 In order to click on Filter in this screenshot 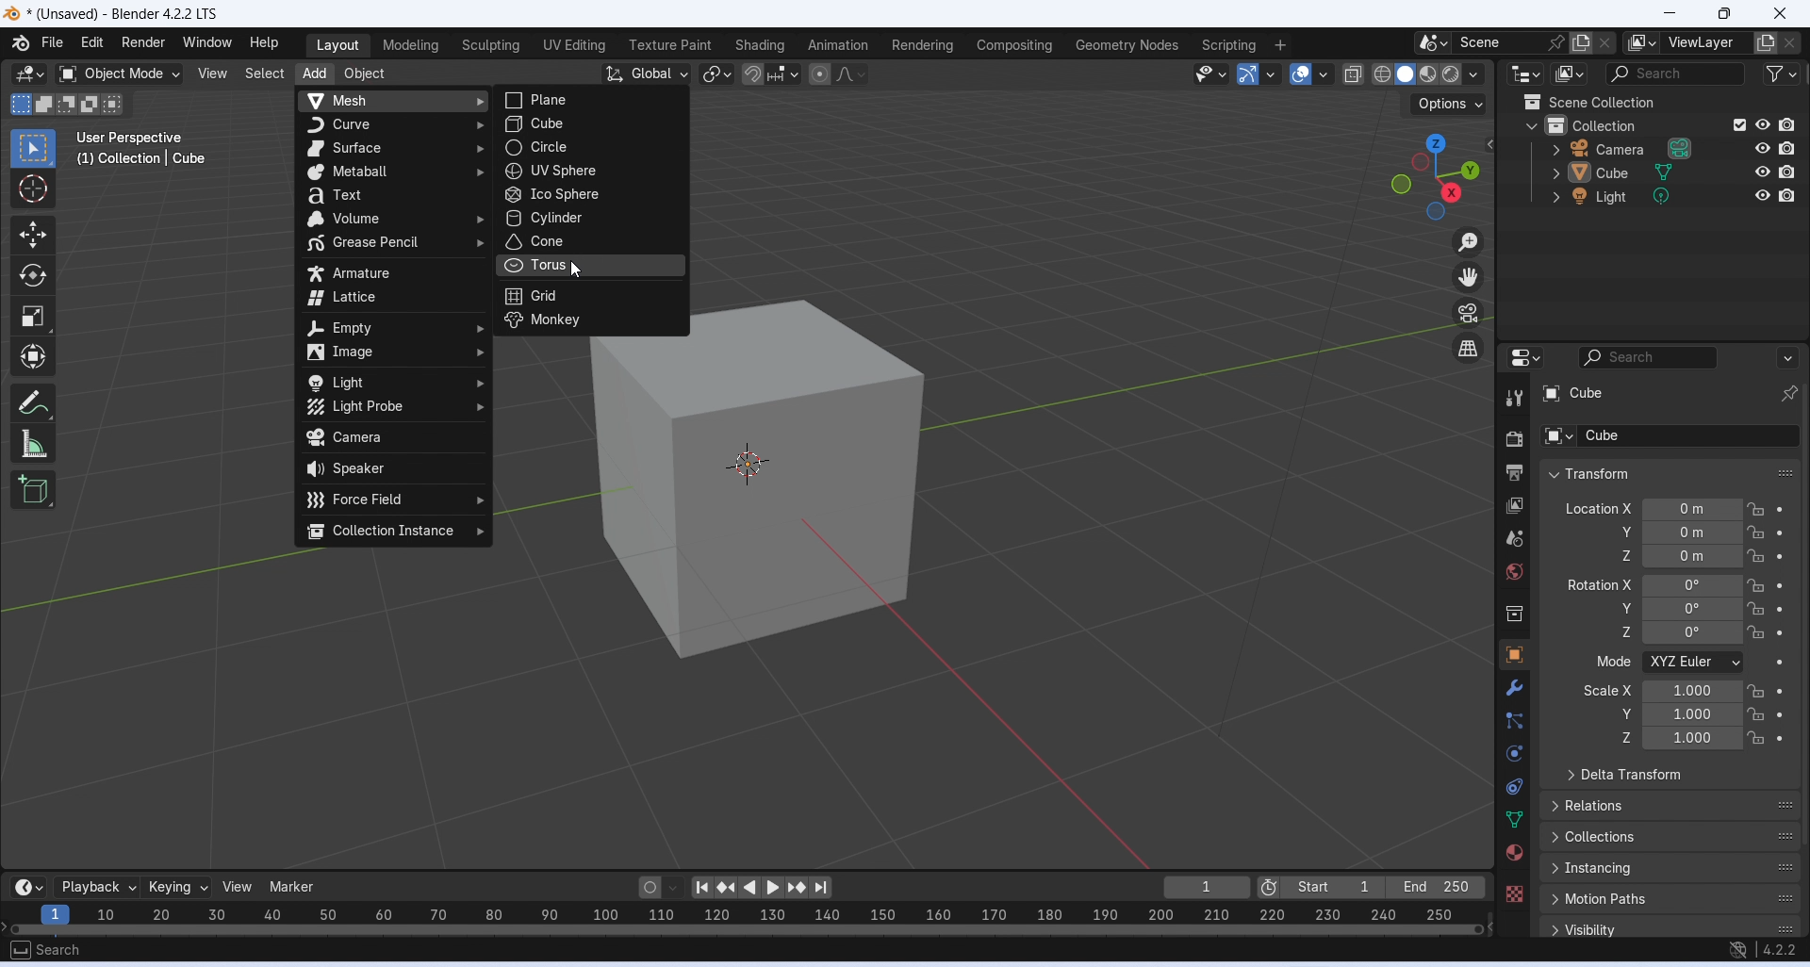, I will do `click(1777, 74)`.